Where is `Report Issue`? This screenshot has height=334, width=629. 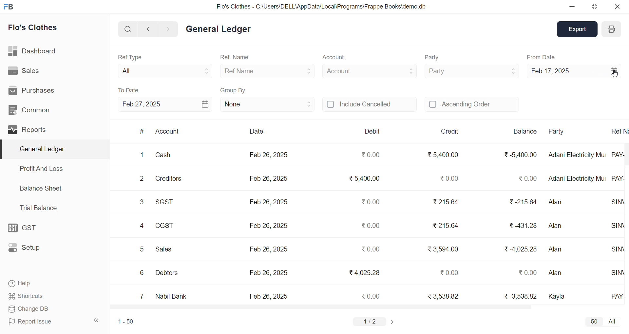 Report Issue is located at coordinates (31, 322).